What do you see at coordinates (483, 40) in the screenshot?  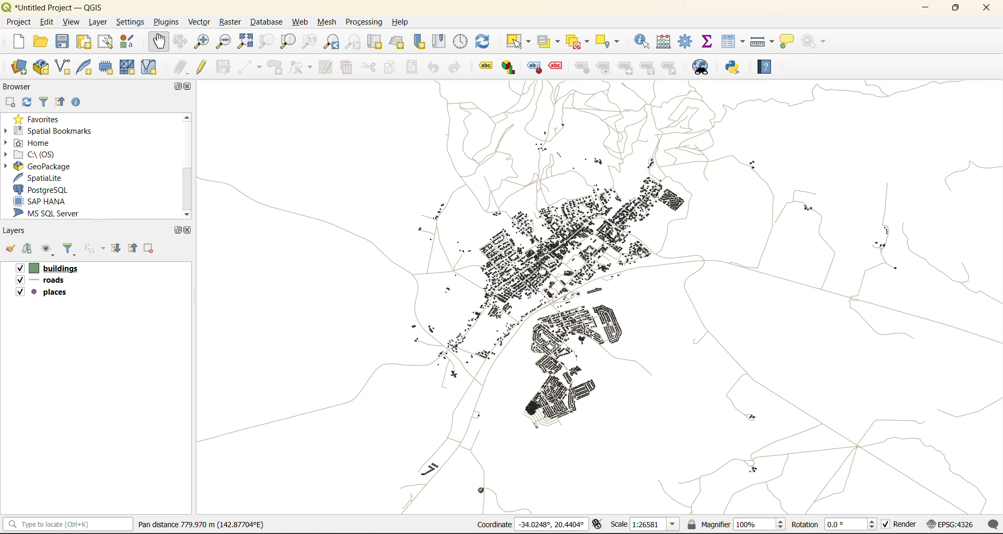 I see `refresh` at bounding box center [483, 40].